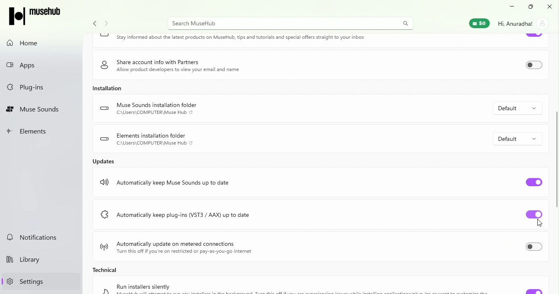  Describe the element at coordinates (103, 246) in the screenshot. I see `logo` at that location.